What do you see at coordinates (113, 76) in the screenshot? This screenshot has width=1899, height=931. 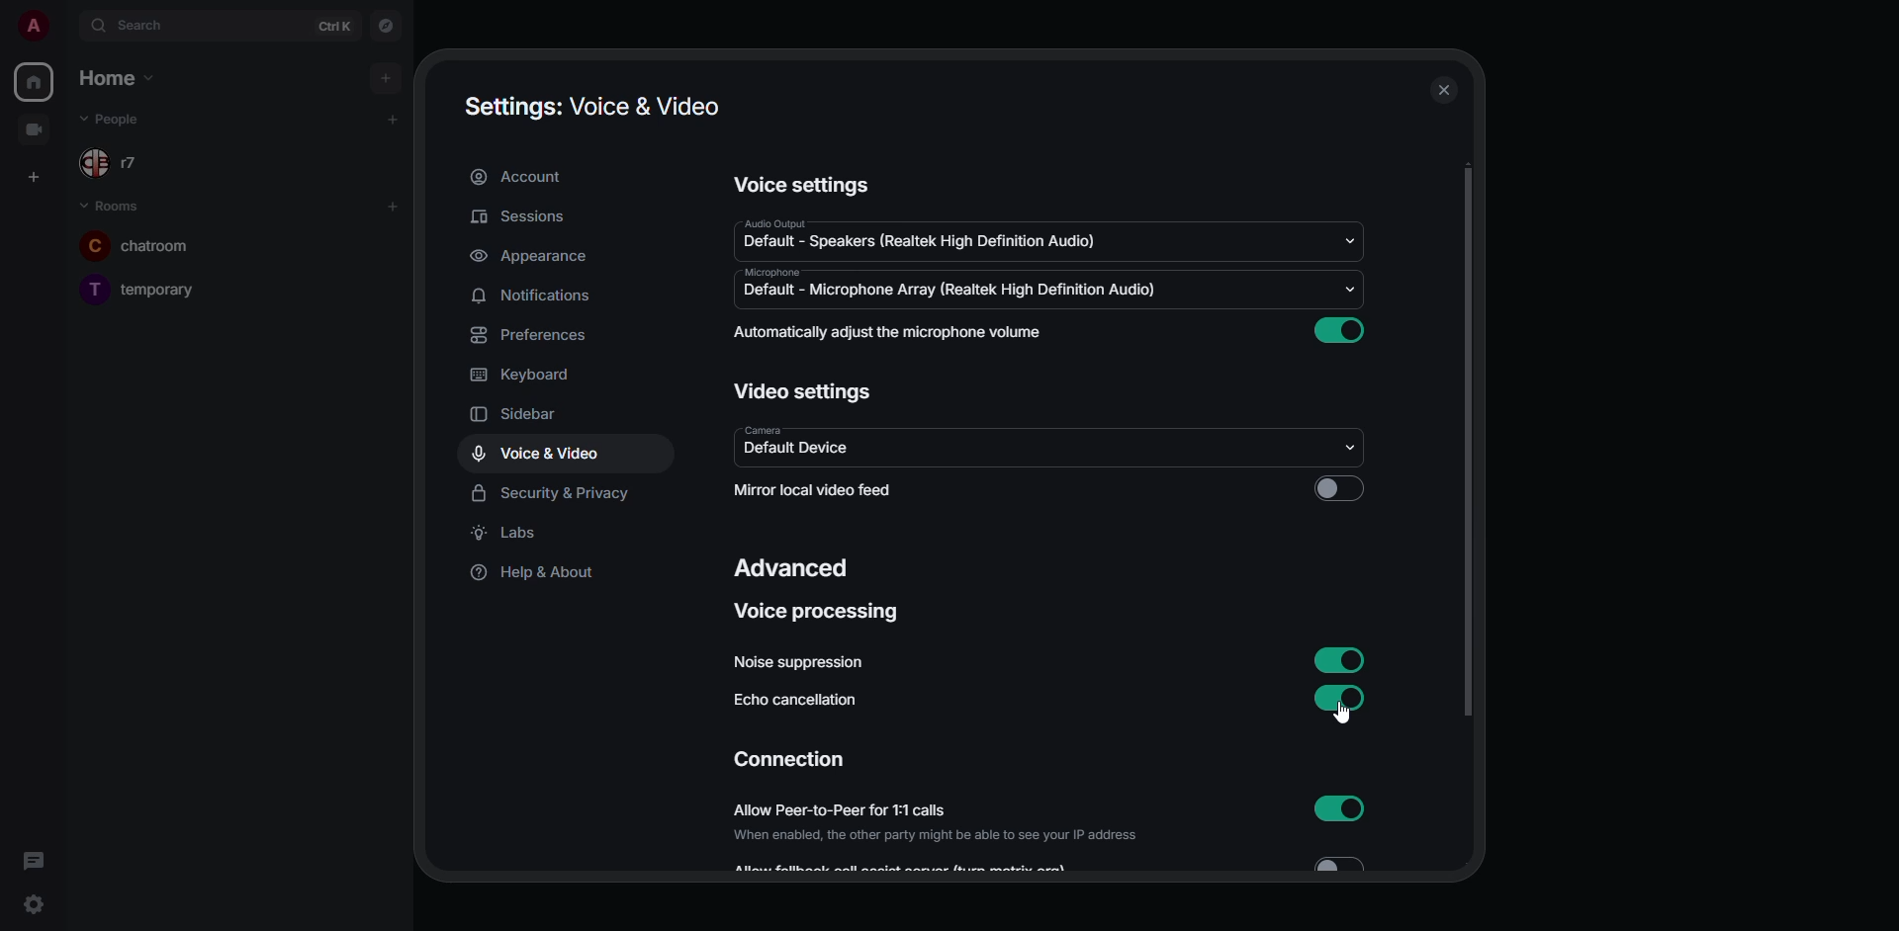 I see `home` at bounding box center [113, 76].